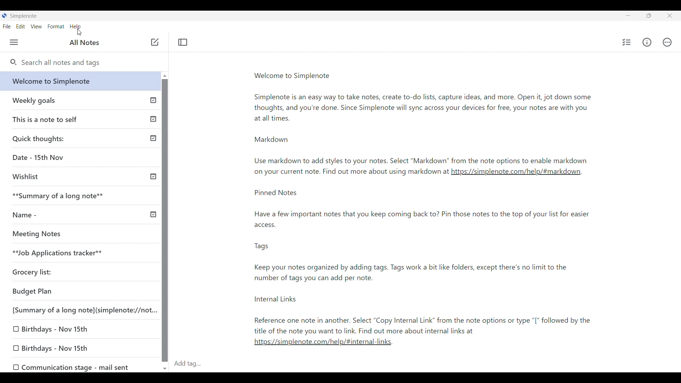 Image resolution: width=681 pixels, height=383 pixels. I want to click on Grocery list:, so click(34, 271).